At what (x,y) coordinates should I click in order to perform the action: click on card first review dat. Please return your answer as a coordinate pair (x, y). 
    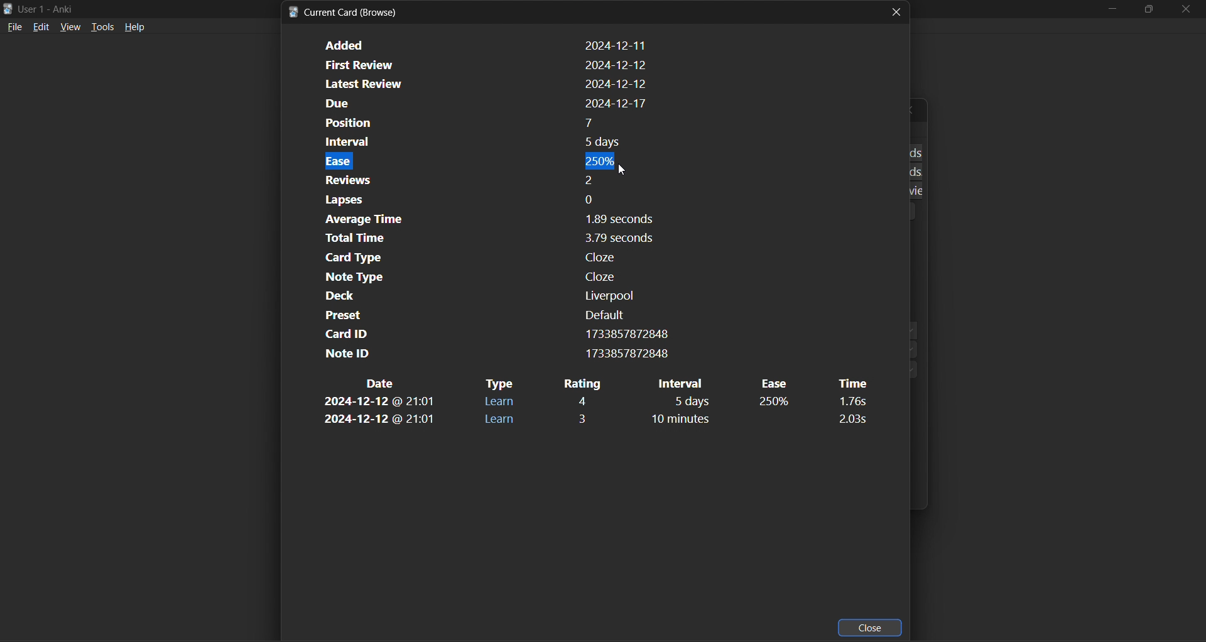
    Looking at the image, I should click on (482, 63).